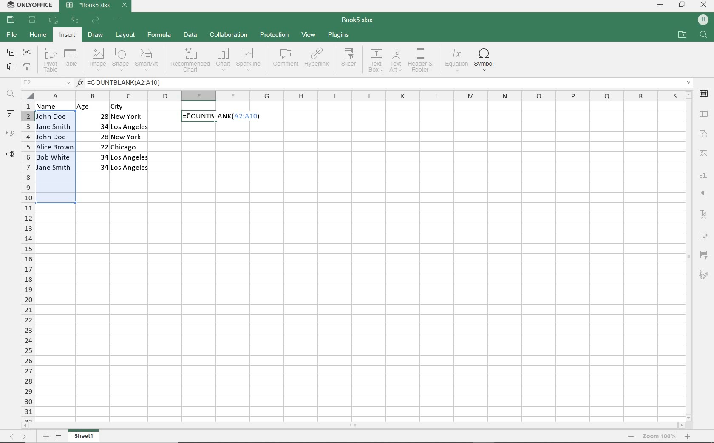 This screenshot has height=443, width=714. Describe the element at coordinates (229, 36) in the screenshot. I see `COLLABORATION` at that location.